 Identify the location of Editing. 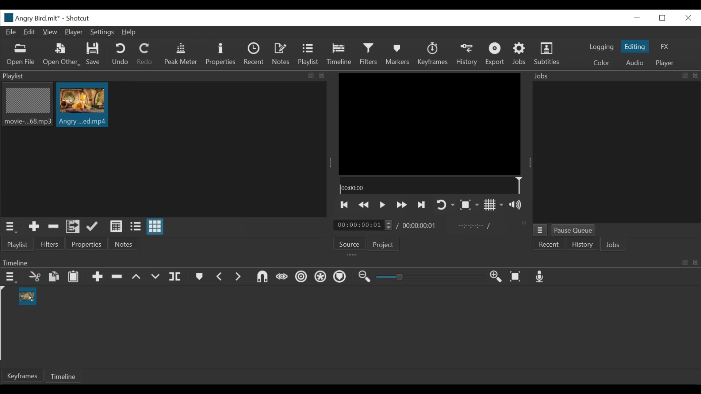
(635, 46).